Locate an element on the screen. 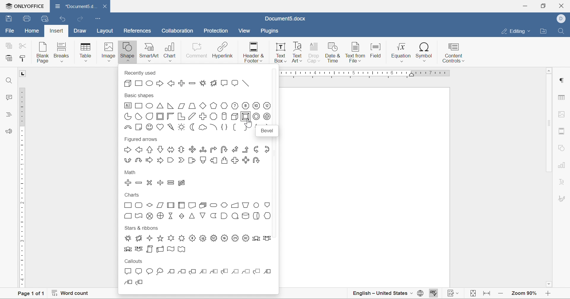  scroll up is located at coordinates (550, 70).